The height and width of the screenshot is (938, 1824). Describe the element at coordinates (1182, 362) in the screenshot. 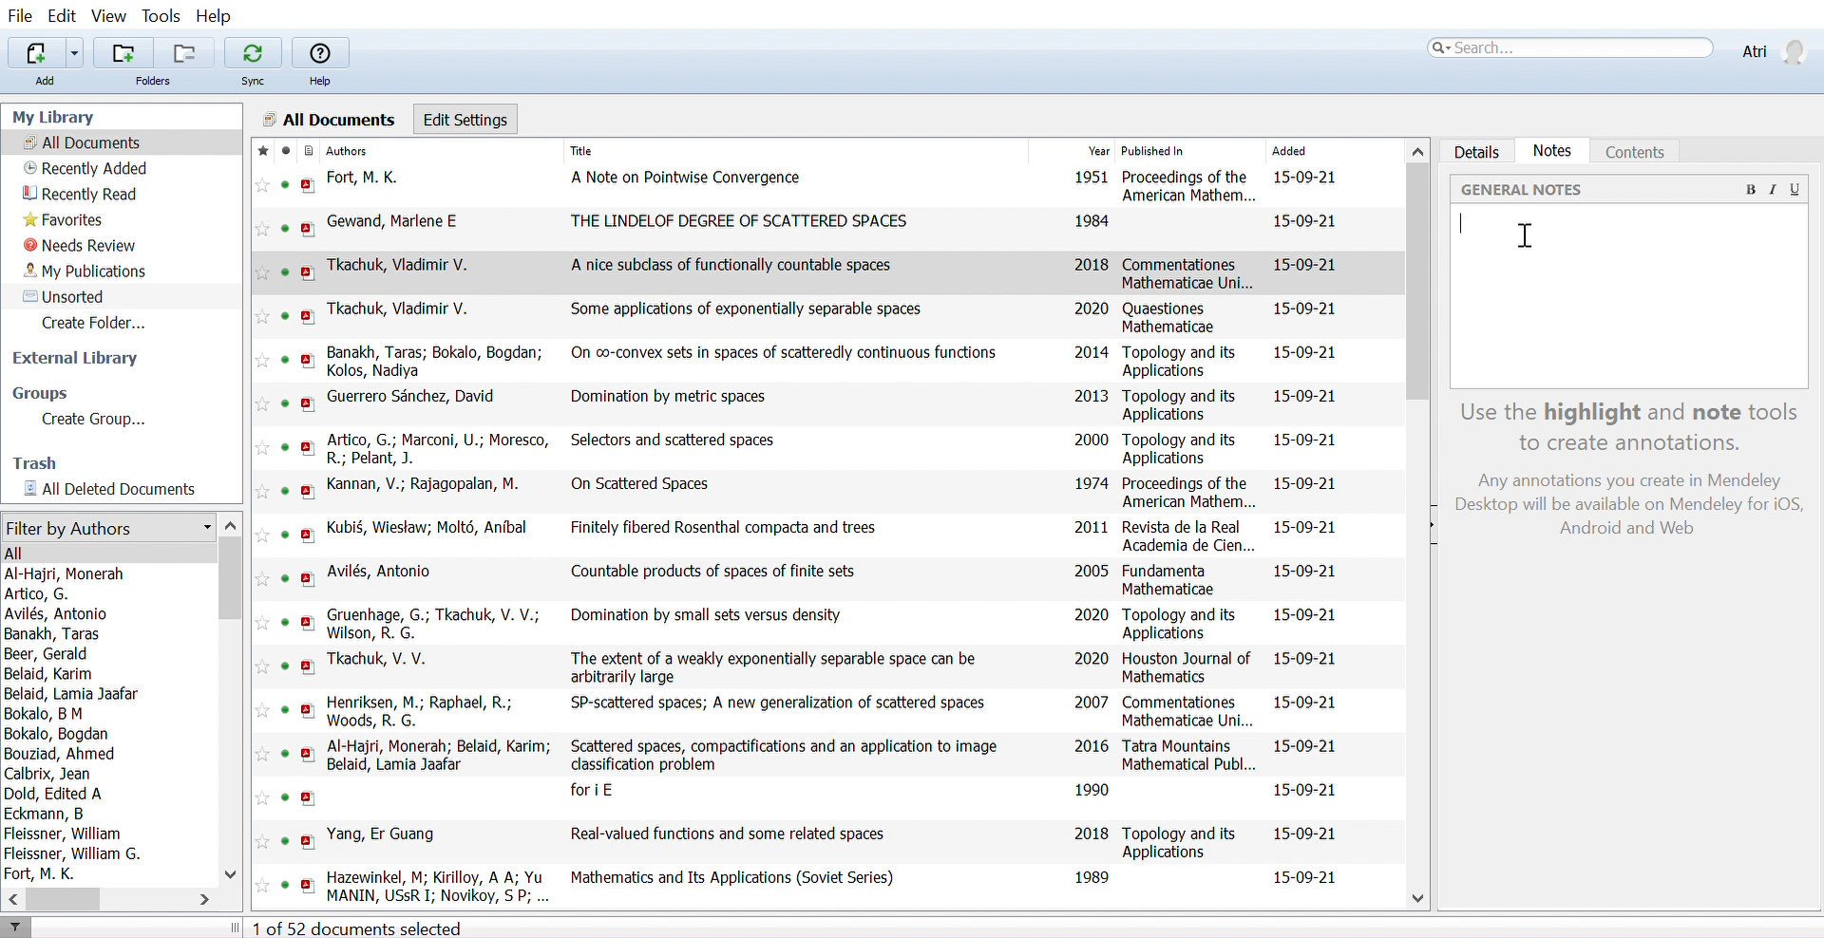

I see `Topology and its Applications` at that location.